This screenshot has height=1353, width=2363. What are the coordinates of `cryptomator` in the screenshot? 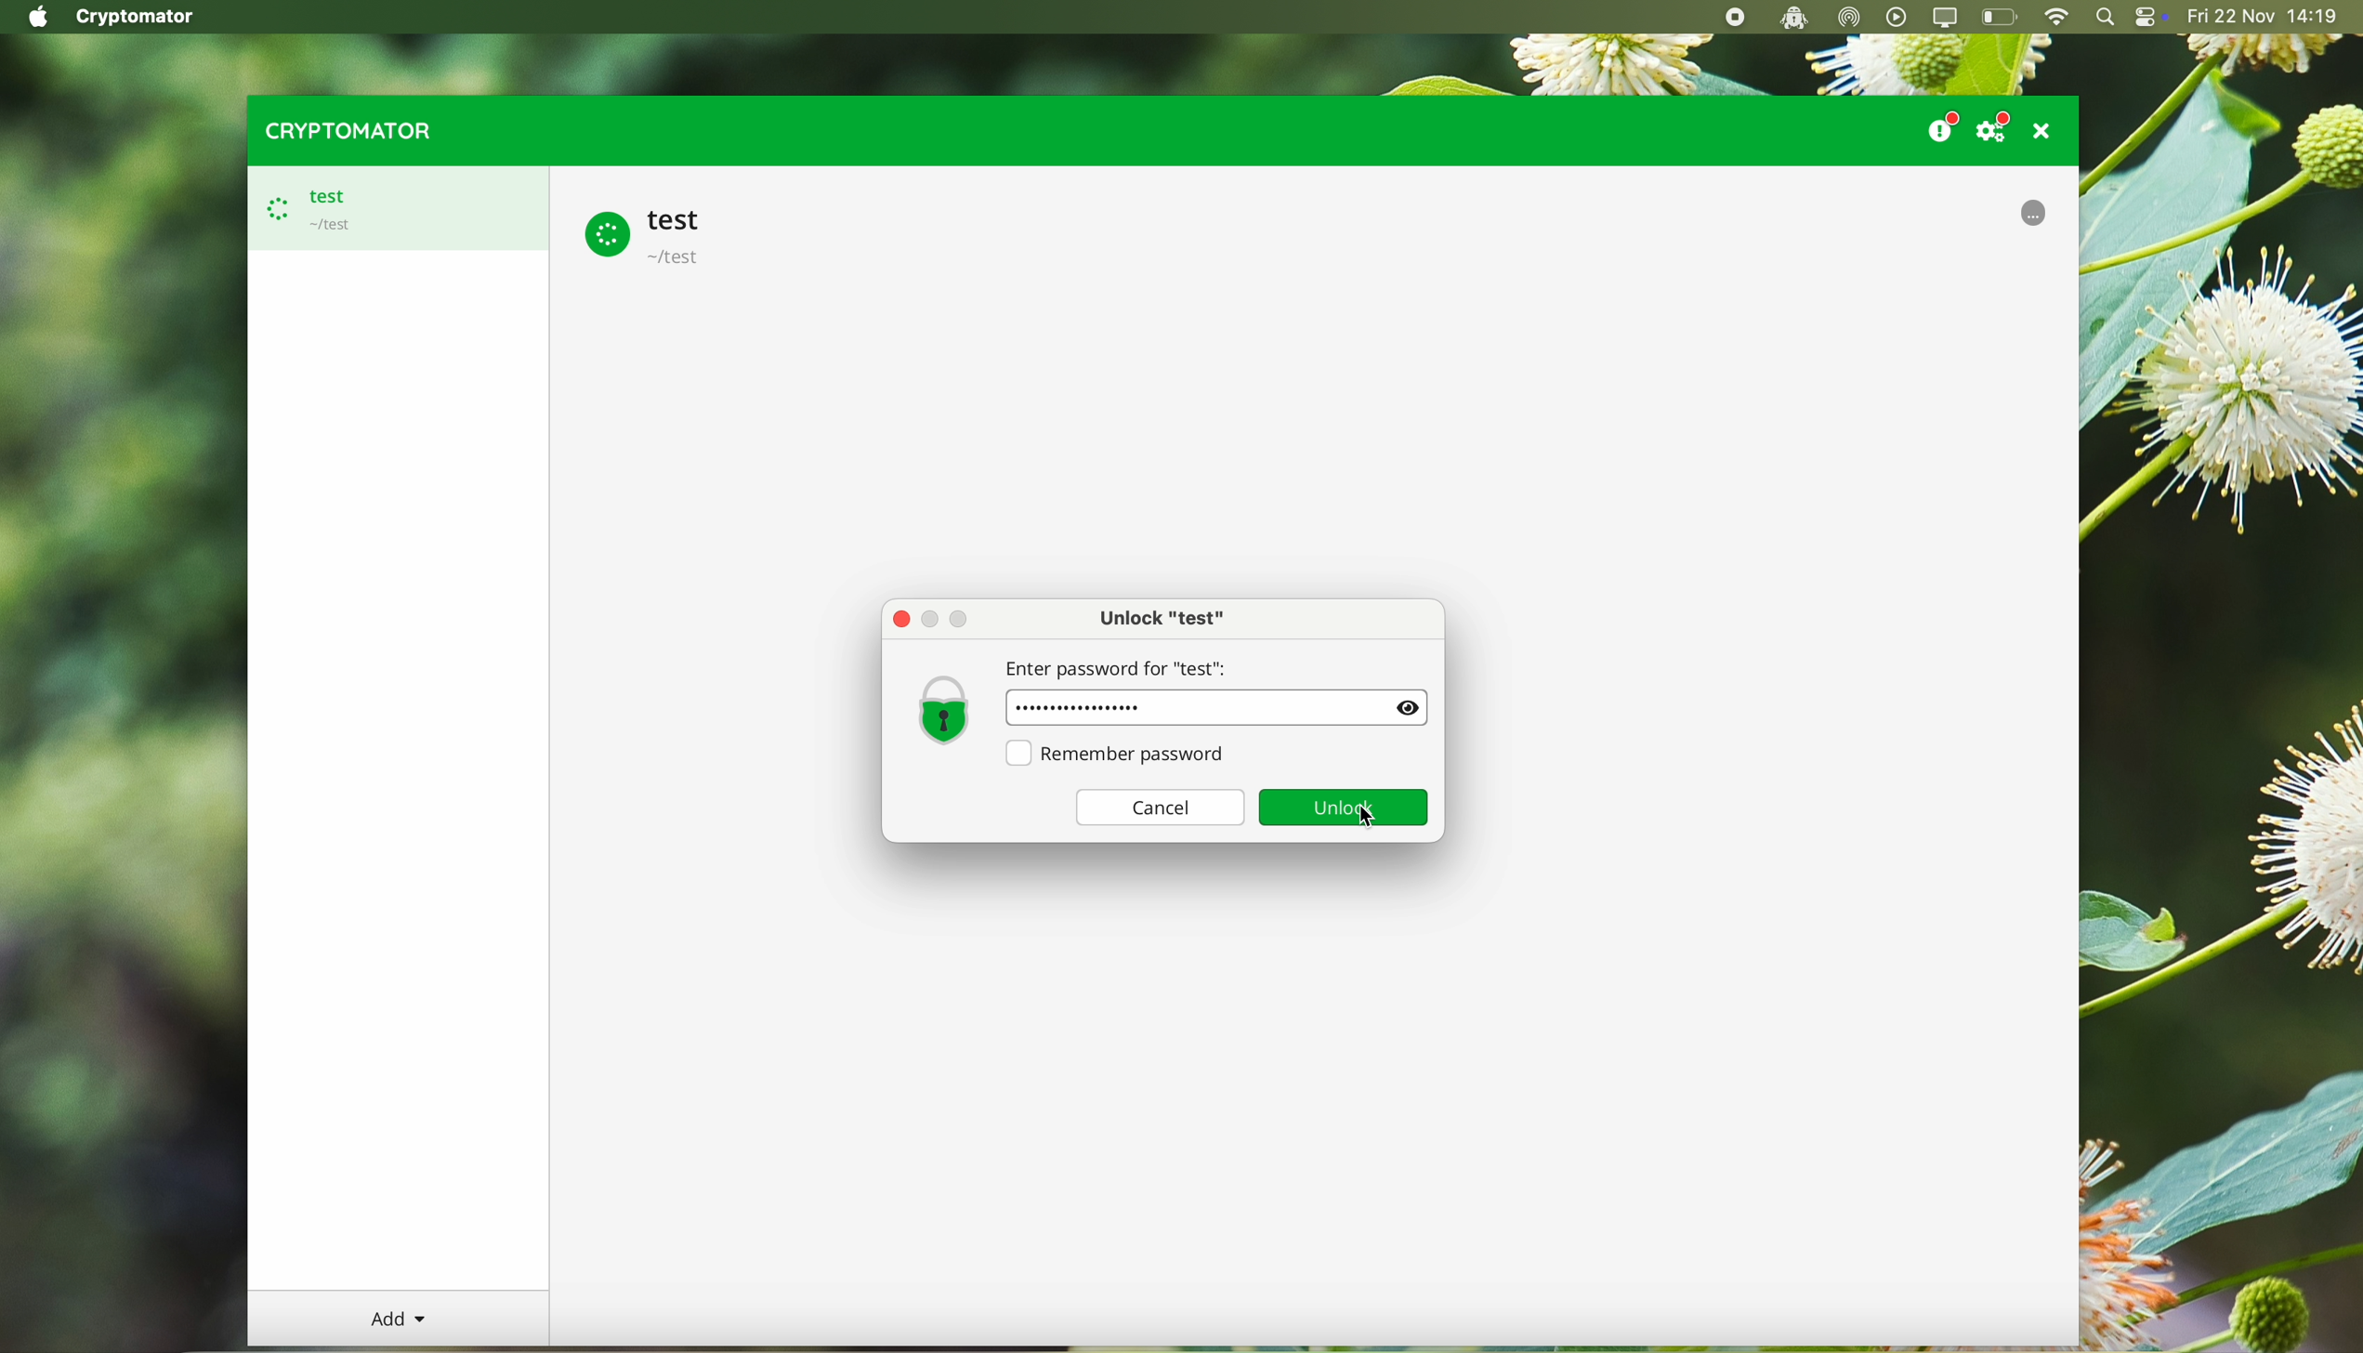 It's located at (344, 130).